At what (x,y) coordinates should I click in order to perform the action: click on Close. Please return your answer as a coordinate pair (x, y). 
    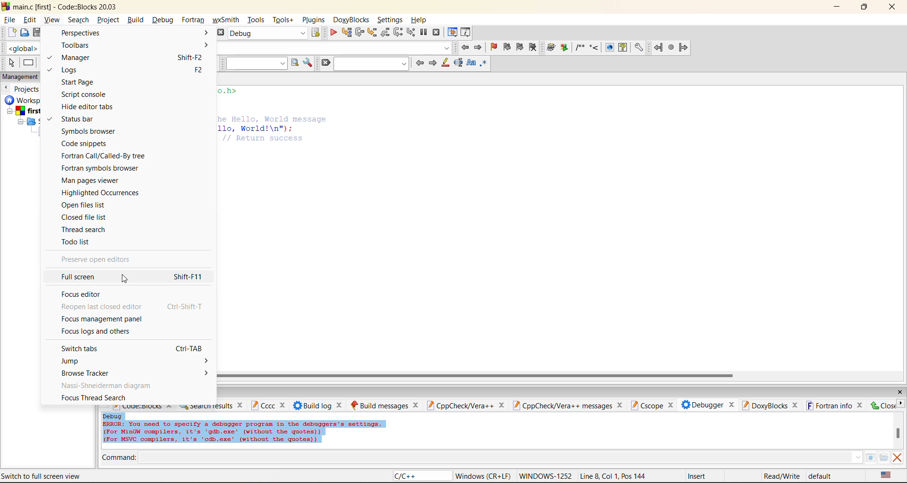
    Looking at the image, I should click on (887, 406).